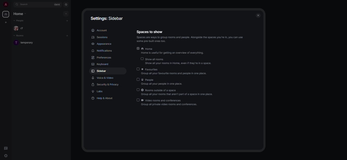  What do you see at coordinates (149, 32) in the screenshot?
I see `spaces to show` at bounding box center [149, 32].